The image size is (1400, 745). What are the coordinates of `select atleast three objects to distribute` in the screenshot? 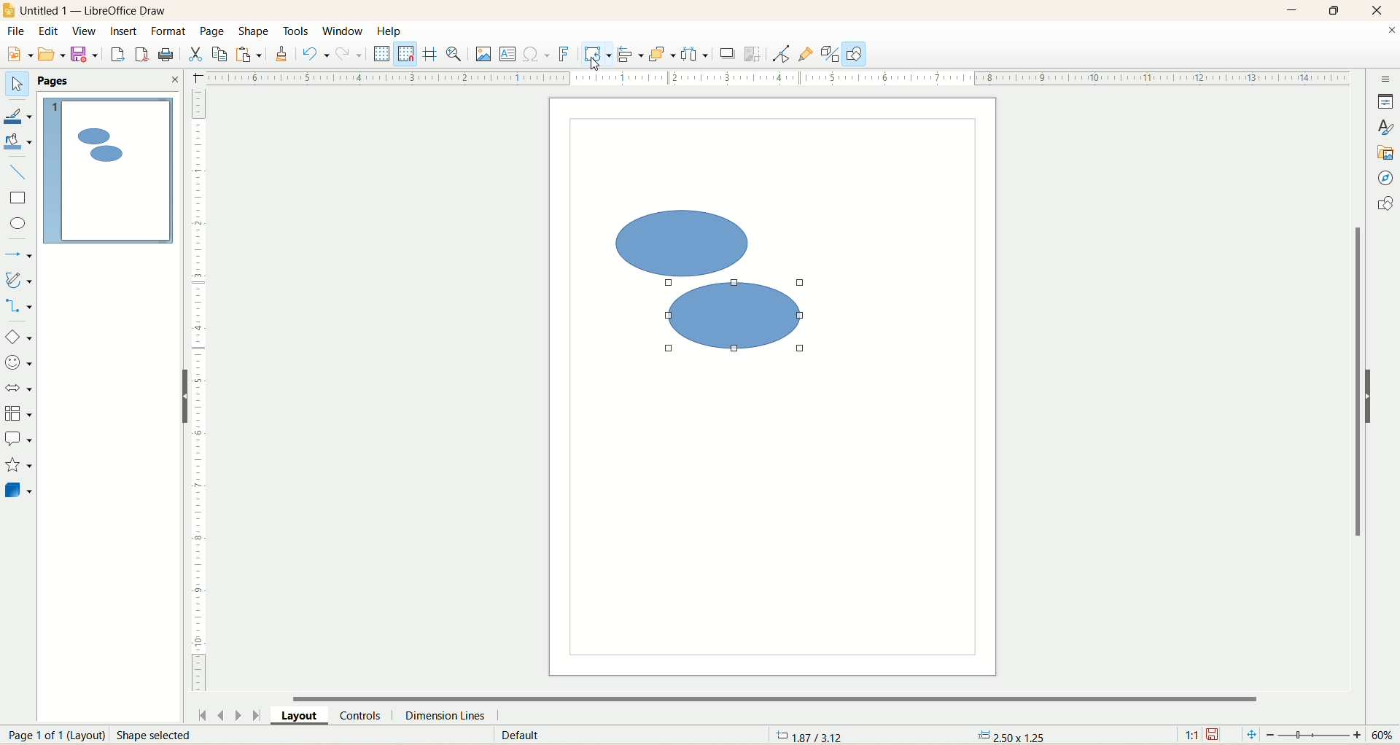 It's located at (696, 54).